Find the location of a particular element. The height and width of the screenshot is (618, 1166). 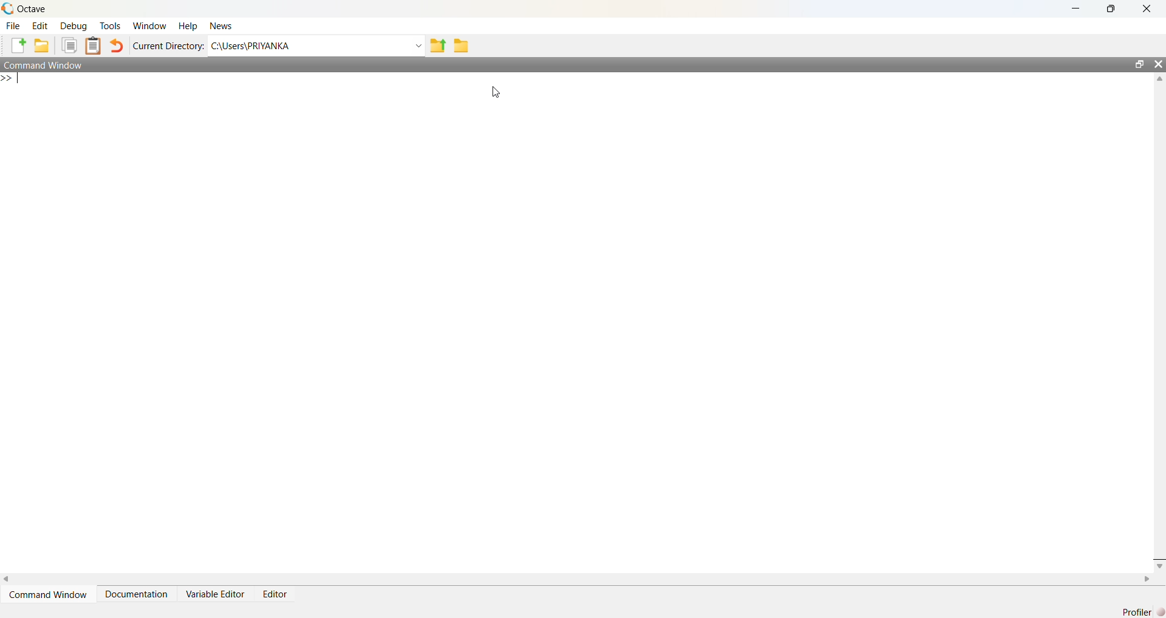

News is located at coordinates (222, 25).